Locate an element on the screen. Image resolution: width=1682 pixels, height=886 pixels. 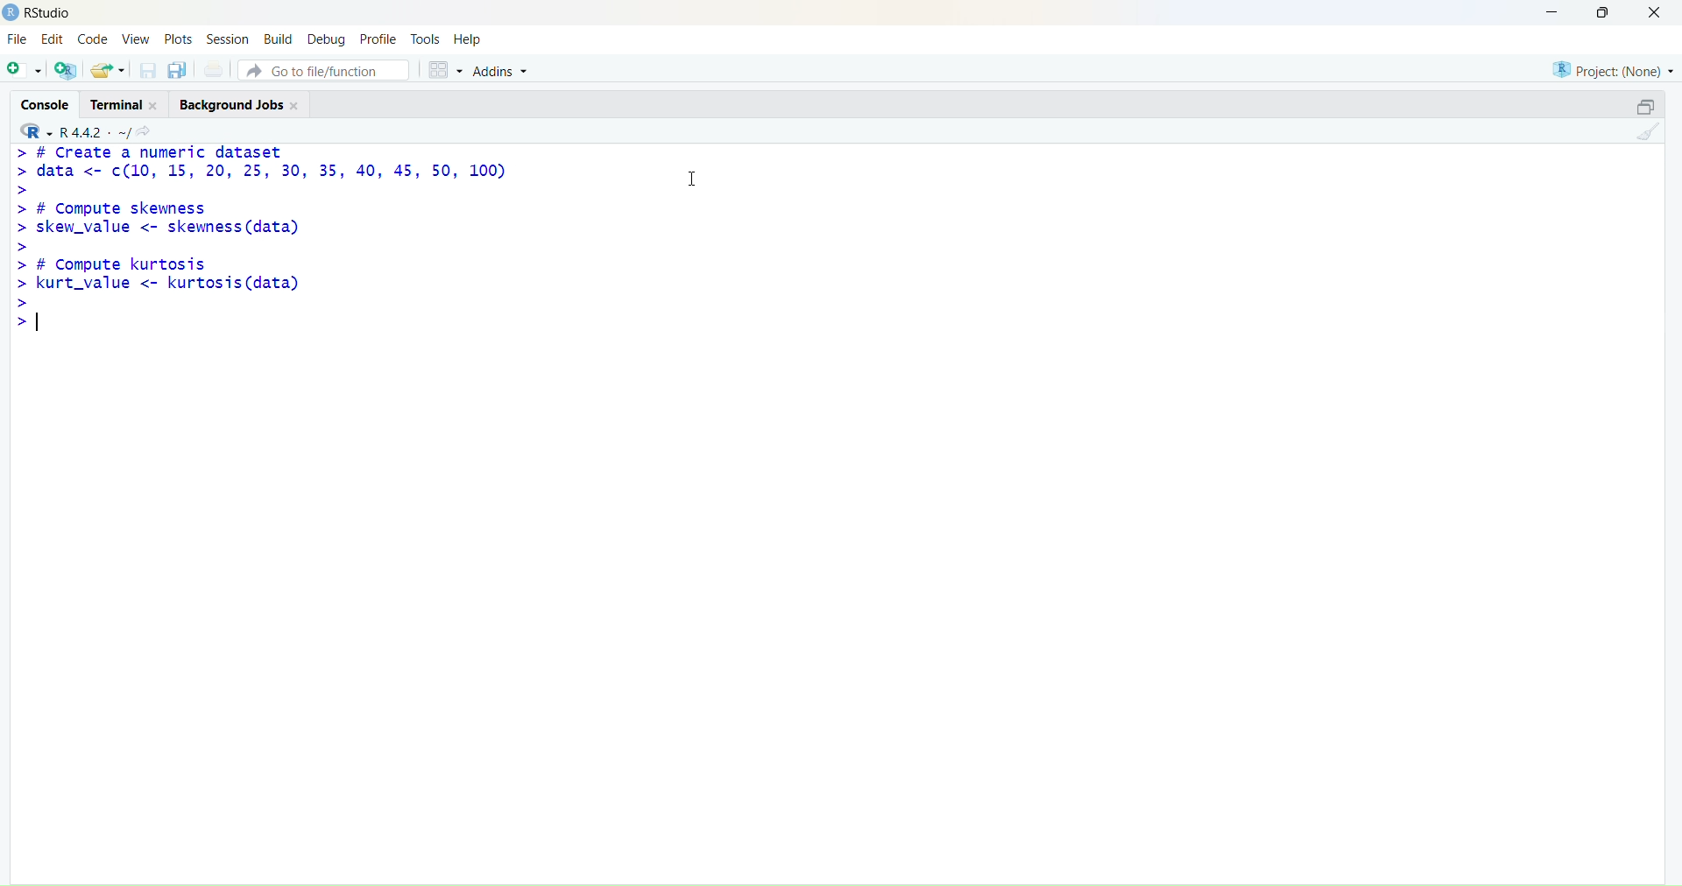
Session is located at coordinates (229, 39).